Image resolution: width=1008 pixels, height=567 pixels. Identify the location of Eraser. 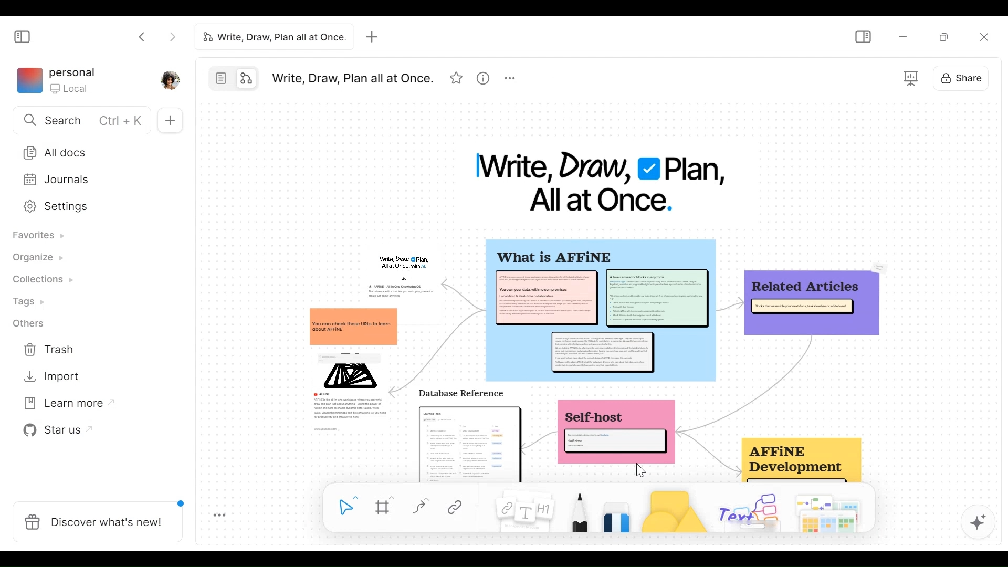
(616, 517).